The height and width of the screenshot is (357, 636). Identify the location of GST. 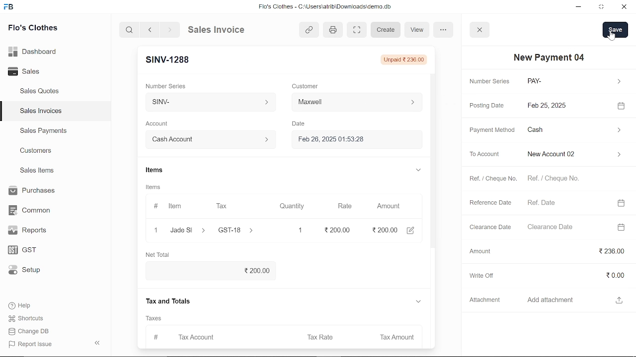
(31, 250).